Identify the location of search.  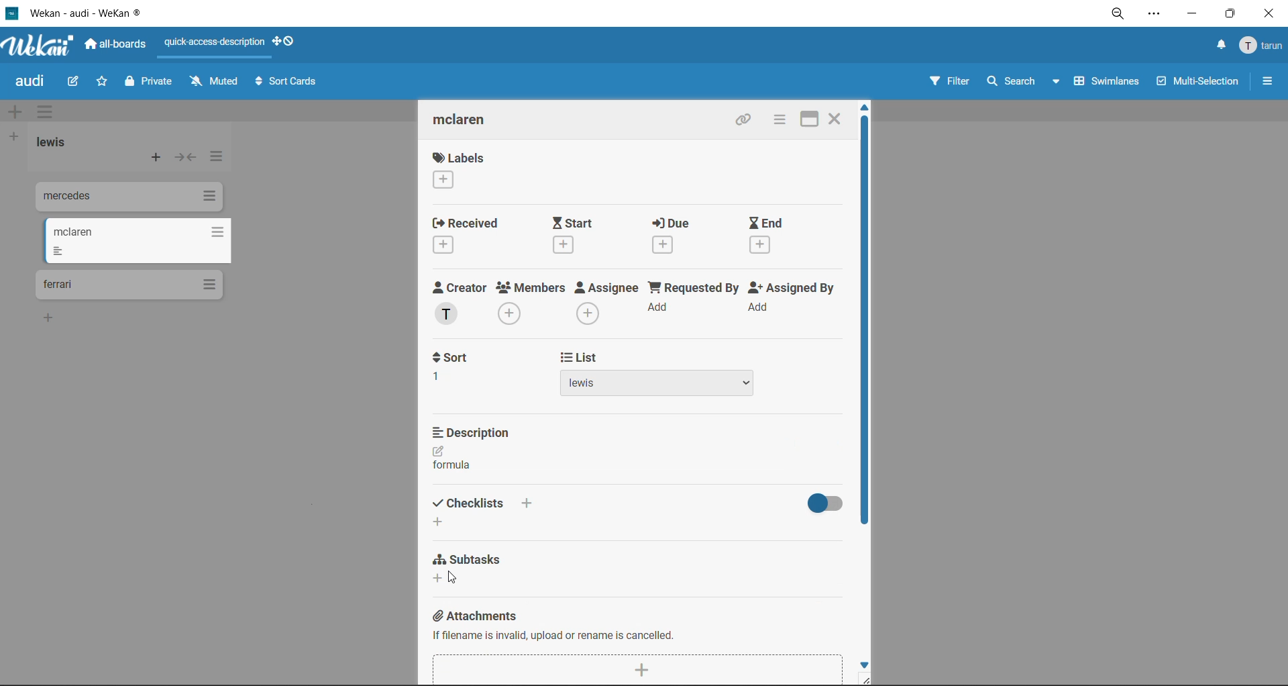
(1025, 82).